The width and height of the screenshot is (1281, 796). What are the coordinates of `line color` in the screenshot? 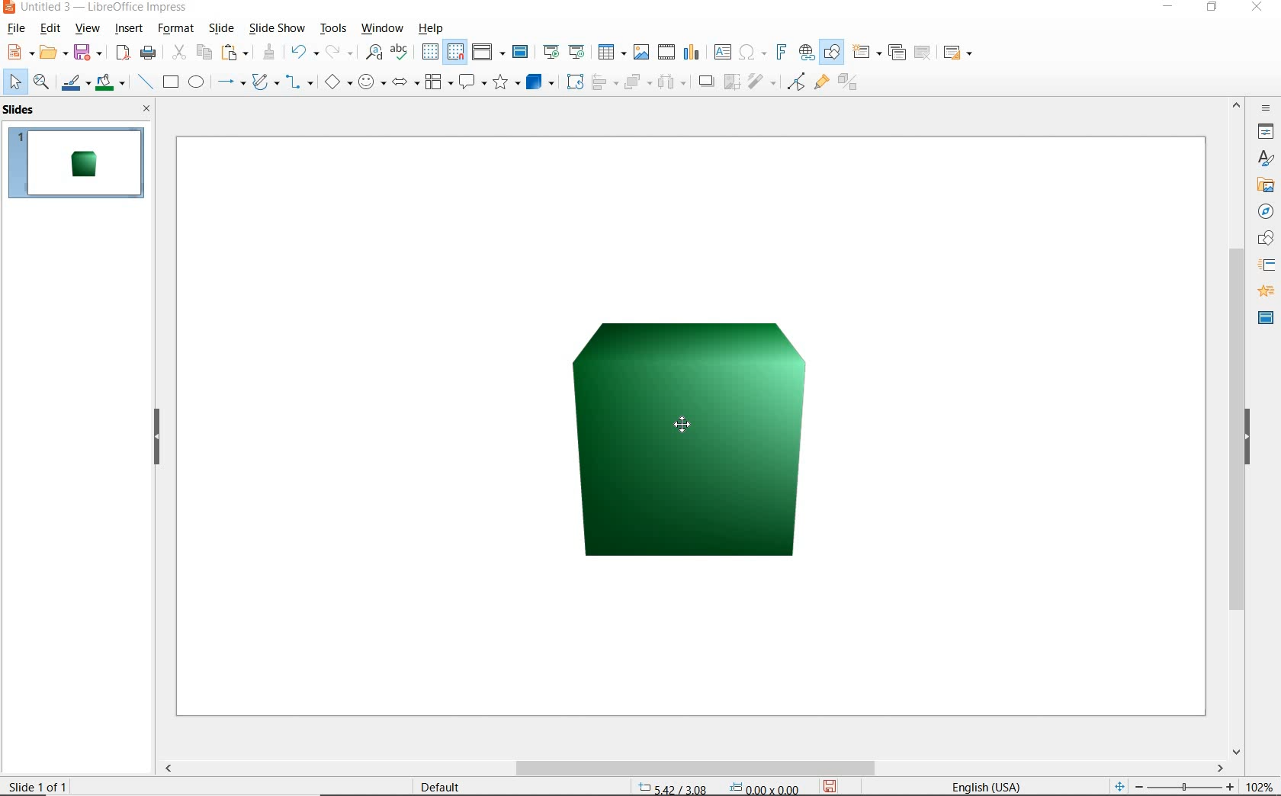 It's located at (75, 84).